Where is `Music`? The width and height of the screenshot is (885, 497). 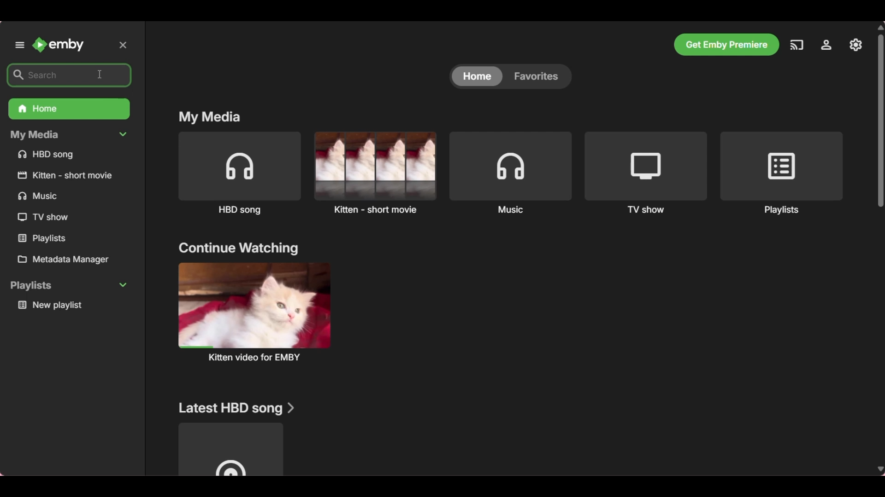
Music is located at coordinates (511, 173).